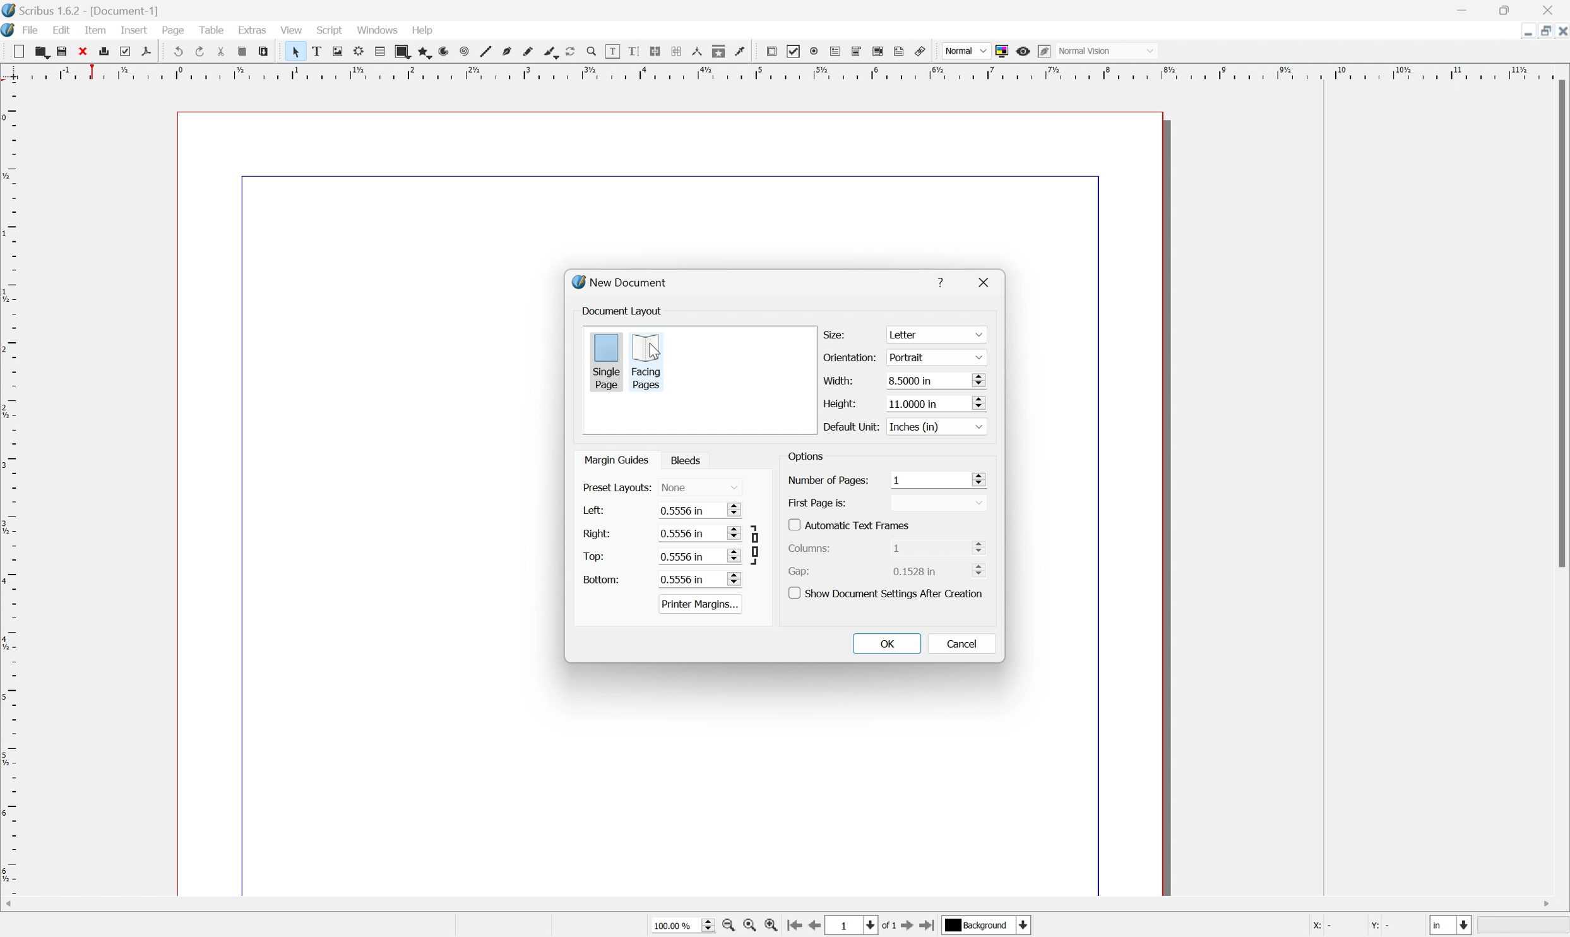 The width and height of the screenshot is (1570, 937). Describe the element at coordinates (598, 532) in the screenshot. I see `right:` at that location.